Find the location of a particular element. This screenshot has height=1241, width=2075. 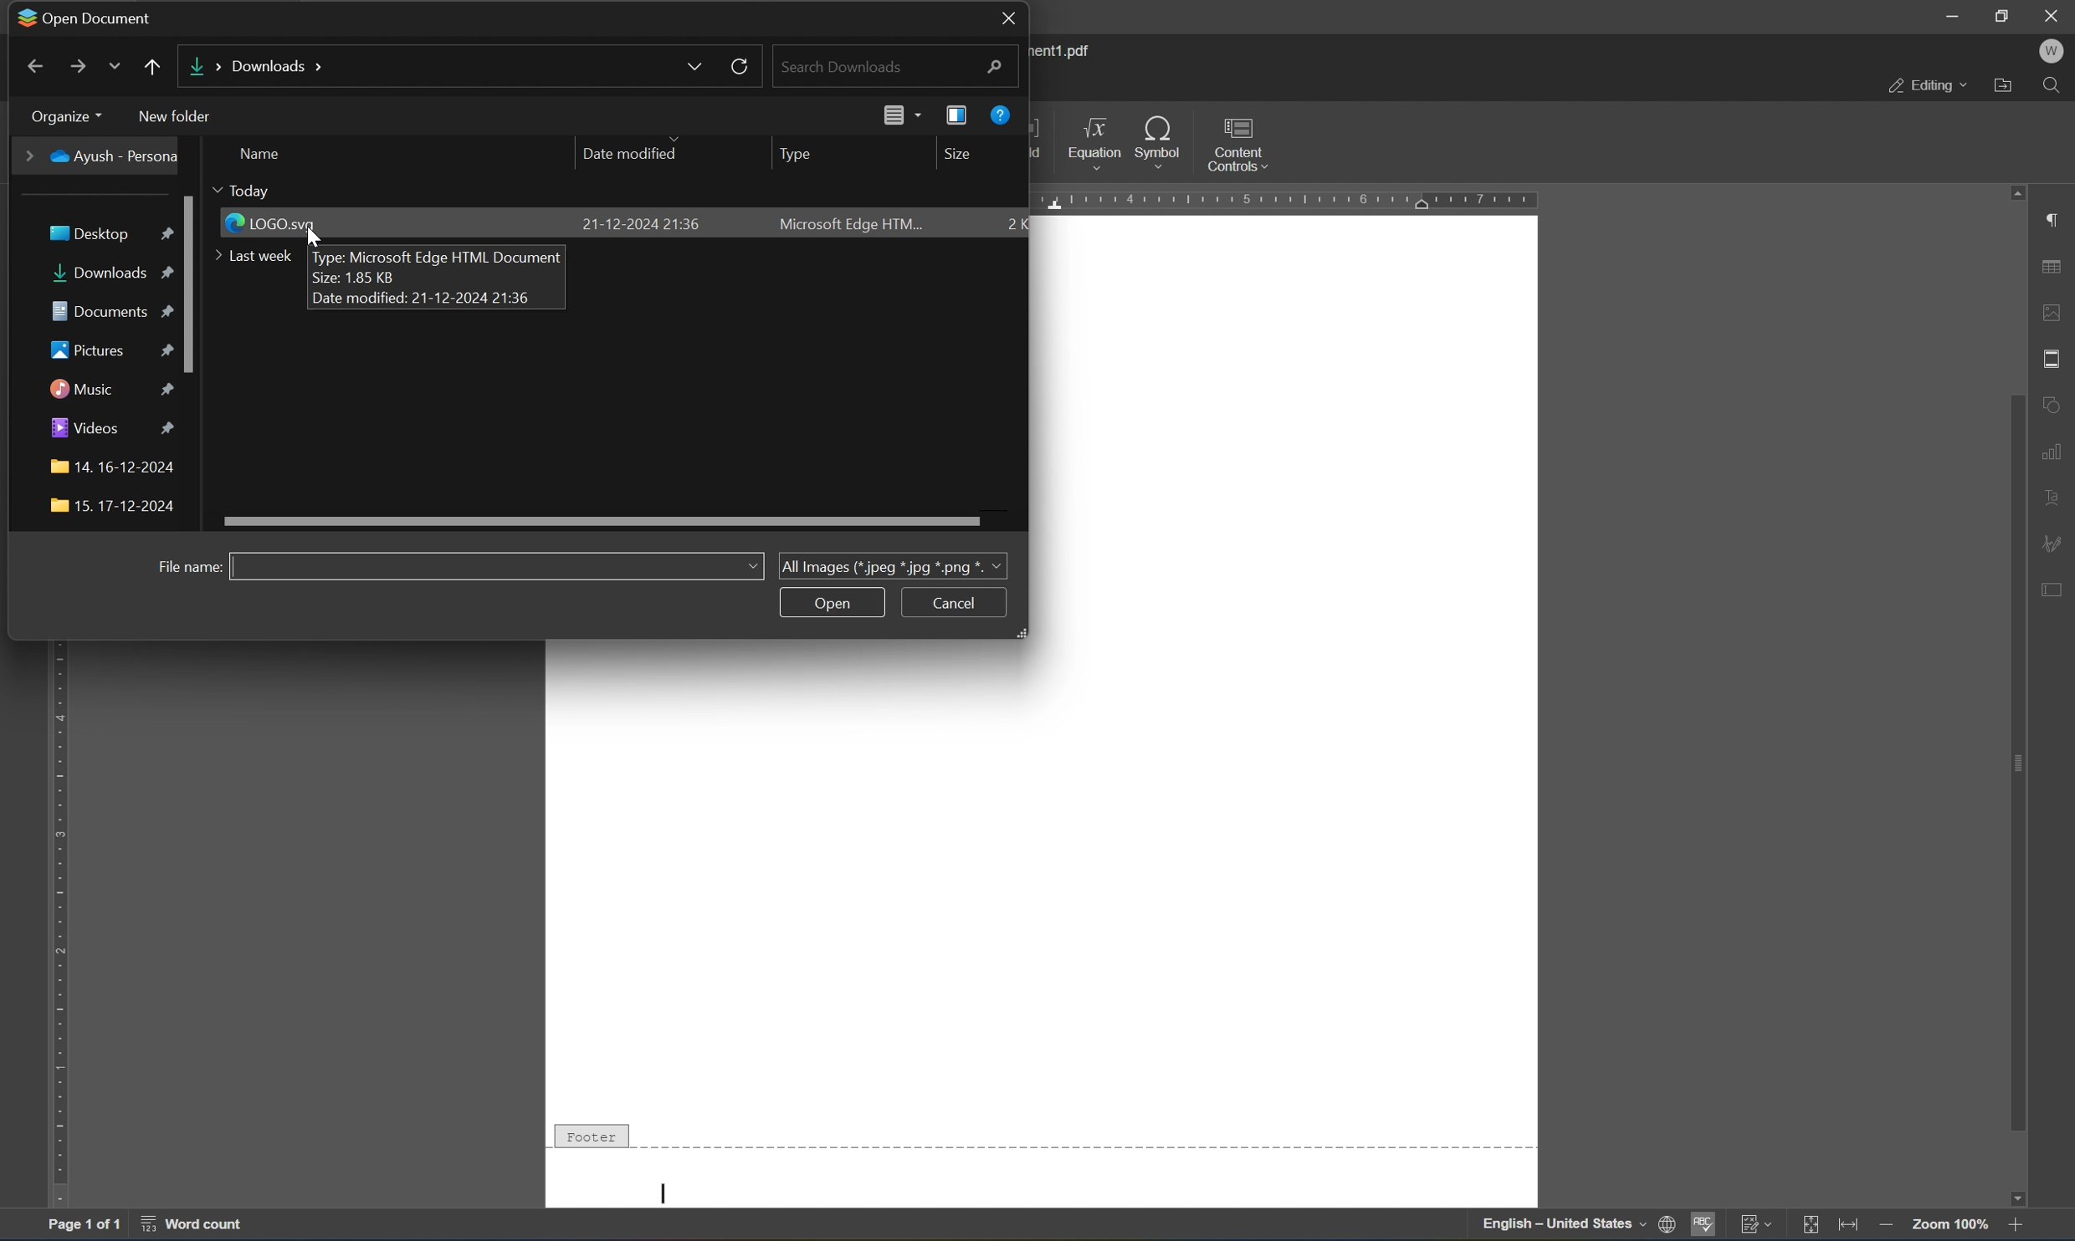

fit to slide is located at coordinates (1809, 1227).